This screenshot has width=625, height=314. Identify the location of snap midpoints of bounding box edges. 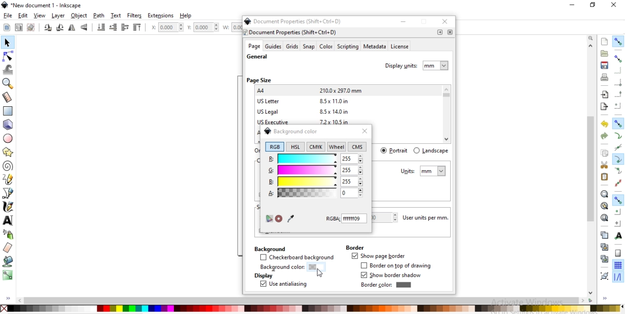
(619, 94).